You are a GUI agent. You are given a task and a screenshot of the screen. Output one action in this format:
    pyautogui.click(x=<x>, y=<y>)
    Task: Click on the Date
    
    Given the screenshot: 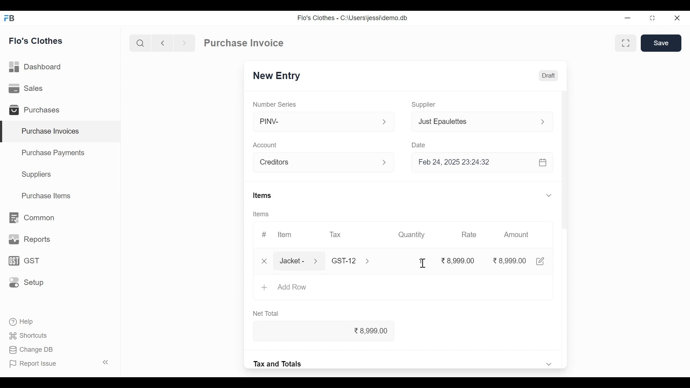 What is the action you would take?
    pyautogui.click(x=419, y=144)
    